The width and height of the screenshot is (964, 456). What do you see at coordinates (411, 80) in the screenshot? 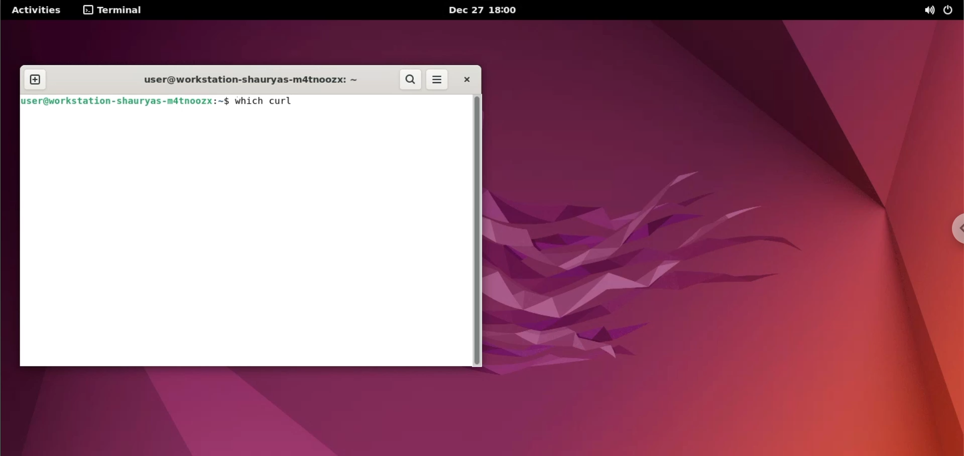
I see `search` at bounding box center [411, 80].